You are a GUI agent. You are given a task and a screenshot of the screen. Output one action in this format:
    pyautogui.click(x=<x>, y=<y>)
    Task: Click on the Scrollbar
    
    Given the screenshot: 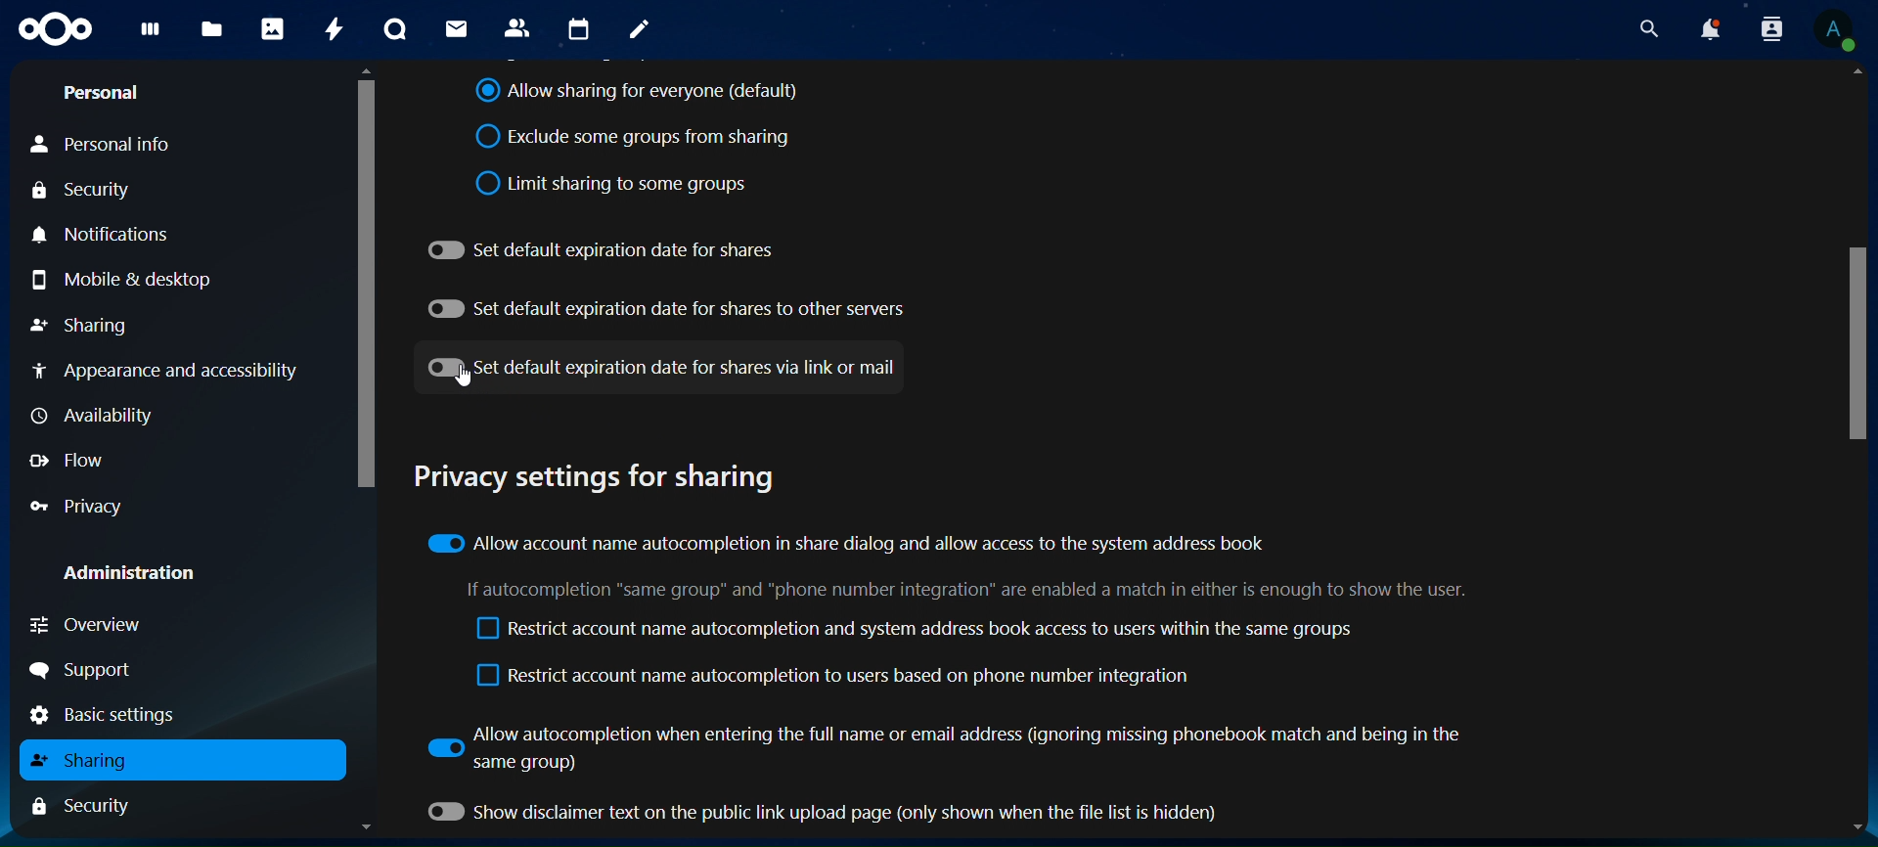 What is the action you would take?
    pyautogui.click(x=1857, y=451)
    